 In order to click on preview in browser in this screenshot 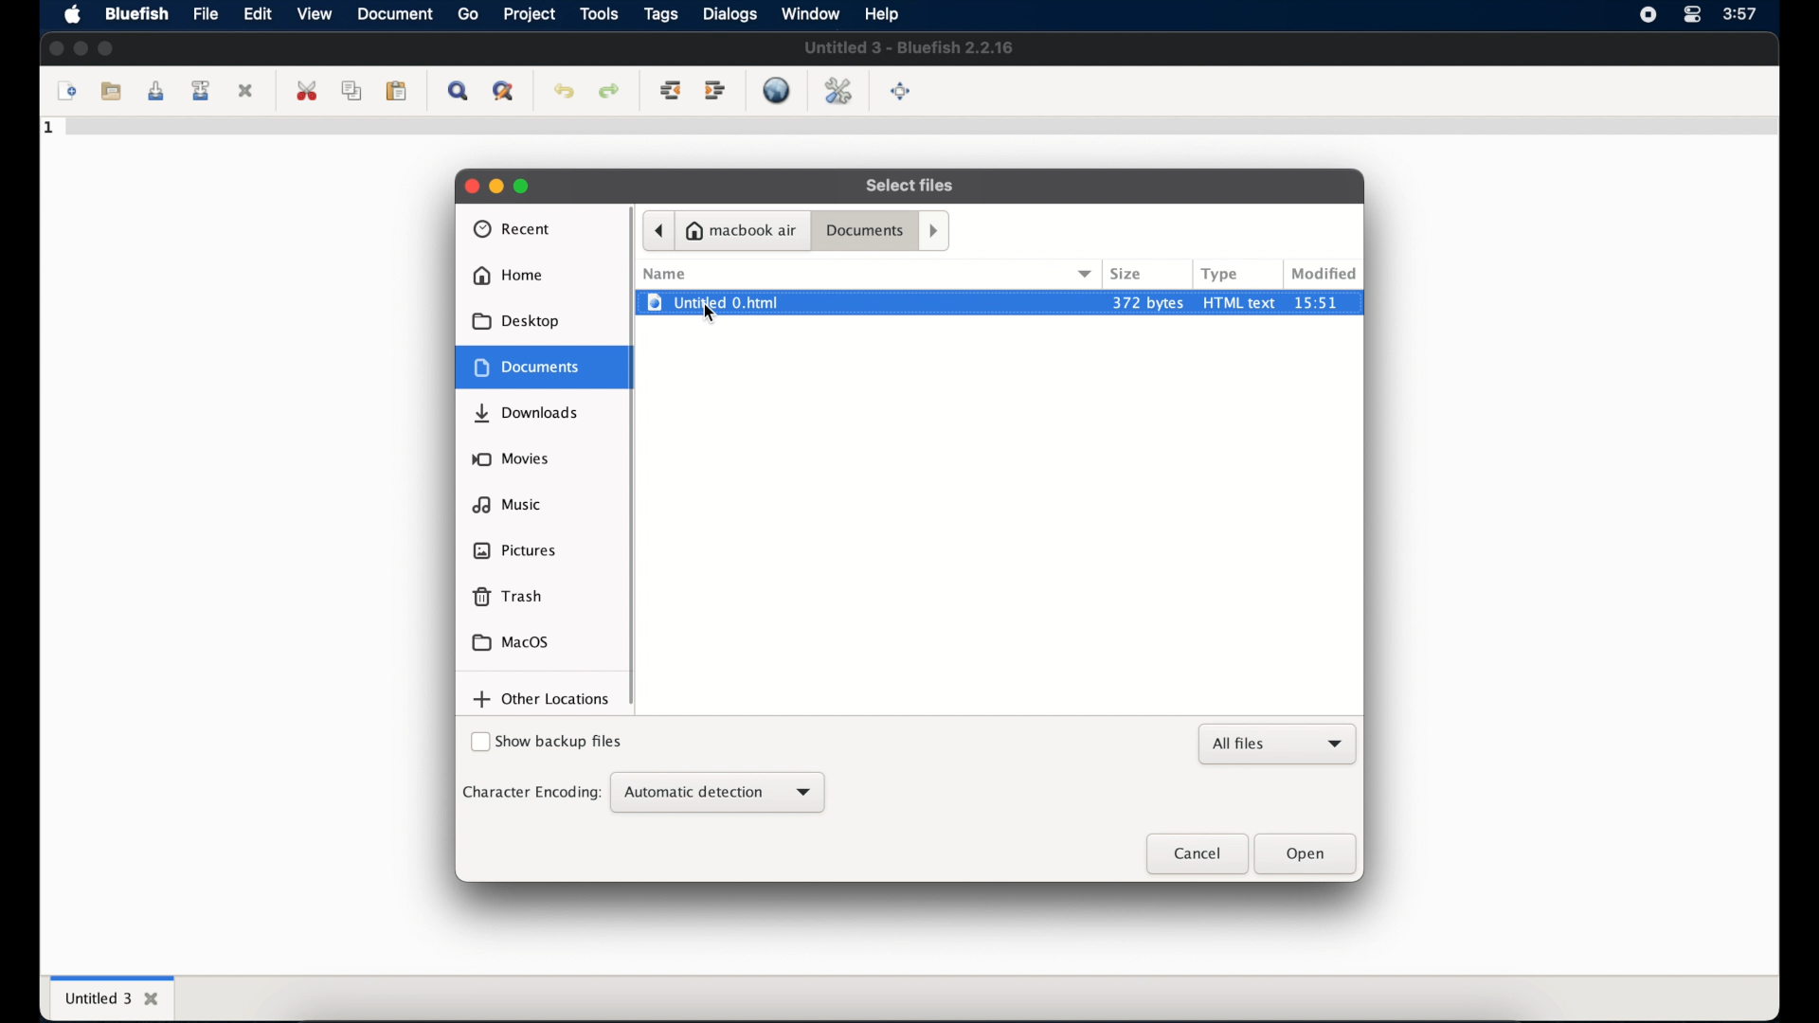, I will do `click(779, 90)`.